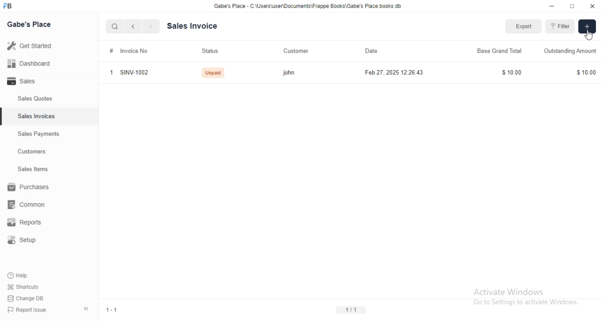  I want to click on john, so click(290, 72).